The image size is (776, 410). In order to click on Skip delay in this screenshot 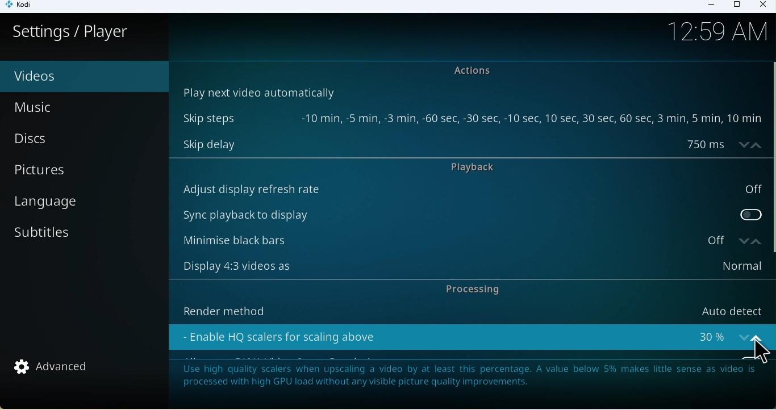, I will do `click(453, 144)`.